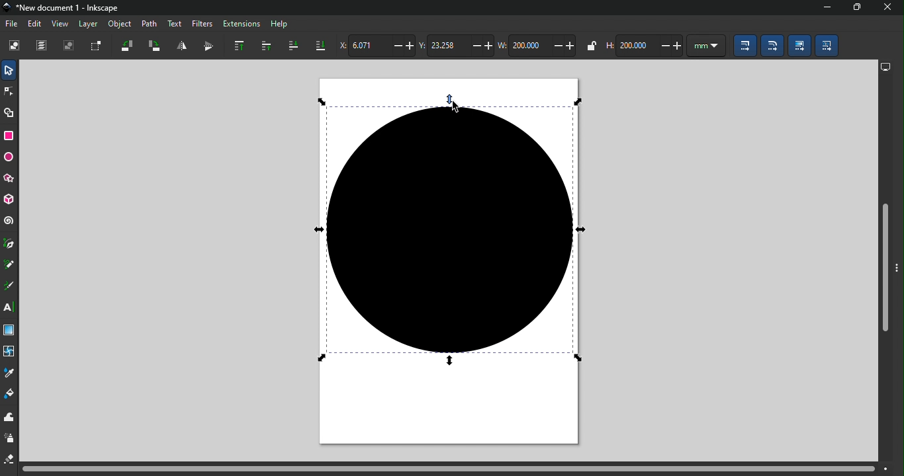 Image resolution: width=904 pixels, height=476 pixels. Describe the element at coordinates (378, 46) in the screenshot. I see `Horizontal coordinate of selection` at that location.